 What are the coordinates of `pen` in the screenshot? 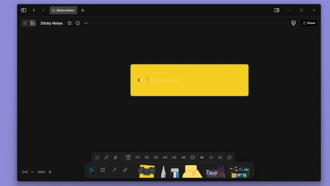 It's located at (164, 171).